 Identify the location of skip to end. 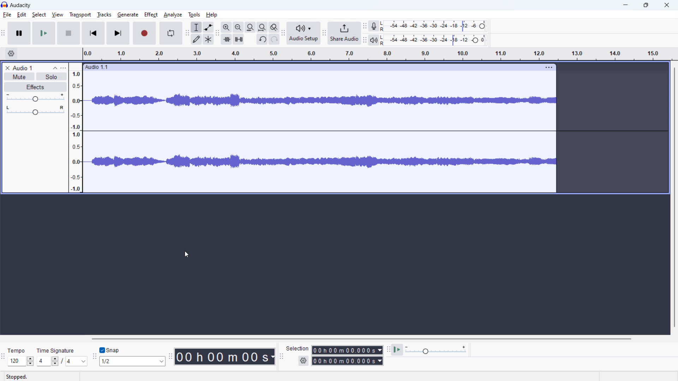
(118, 33).